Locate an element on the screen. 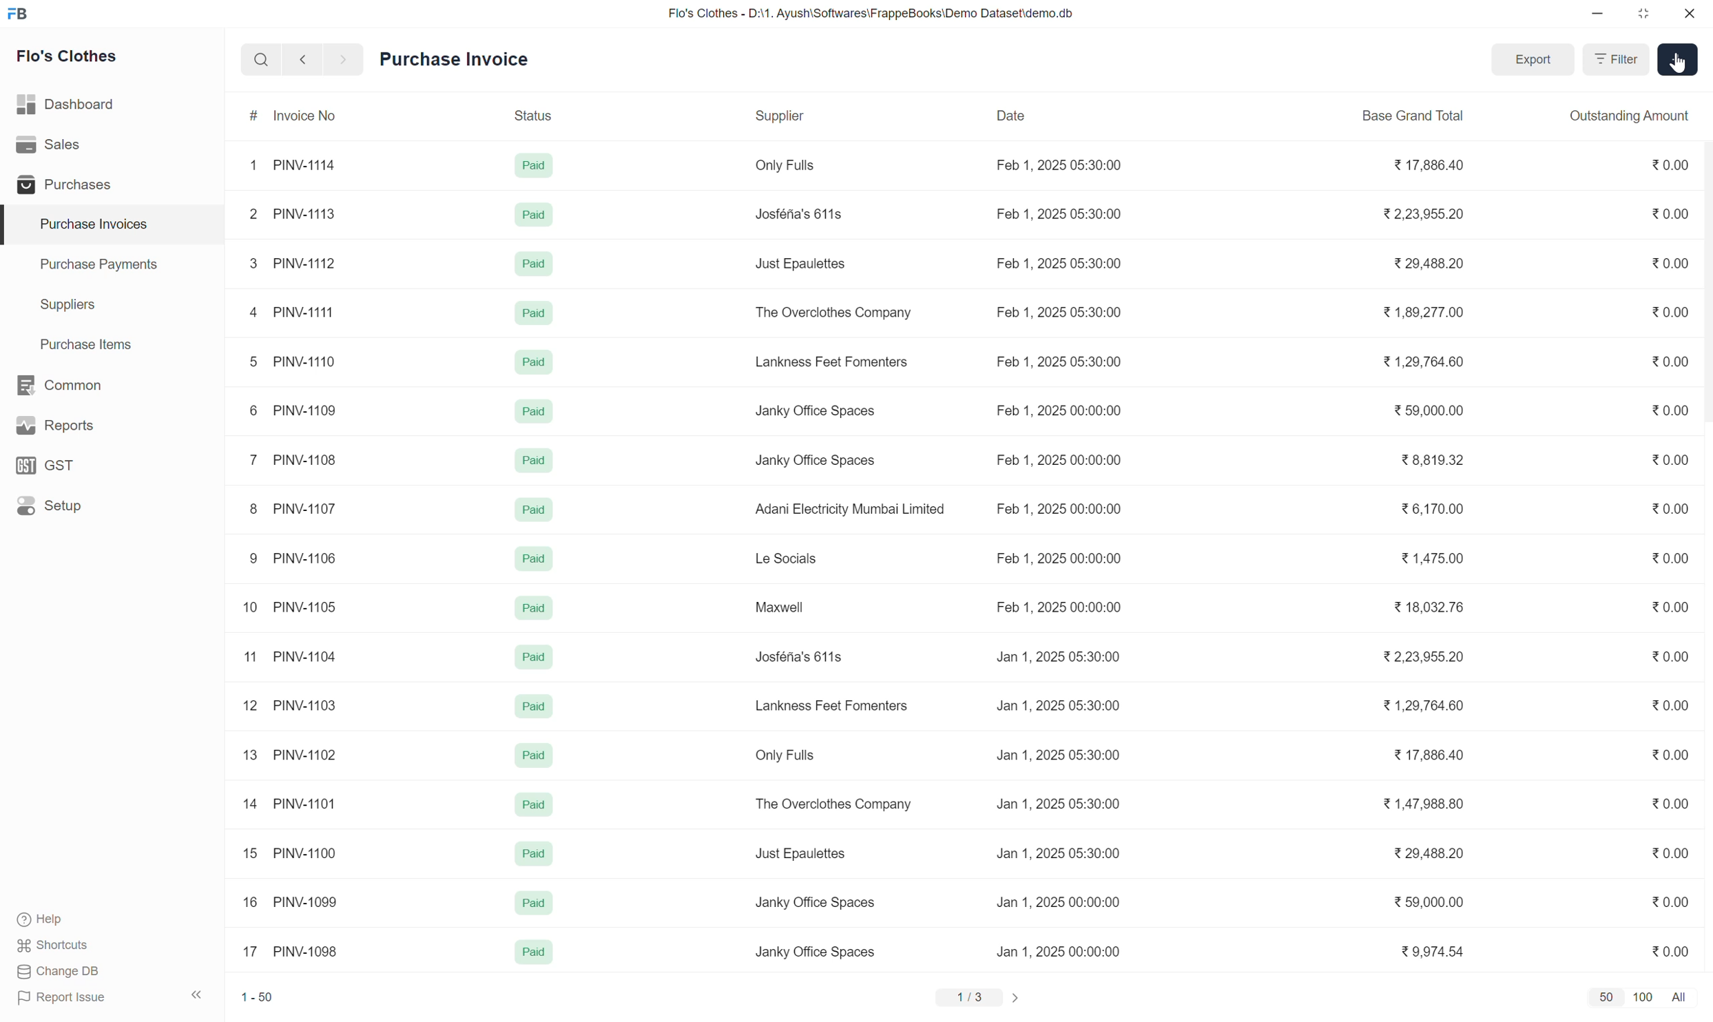 Image resolution: width=1713 pixels, height=1022 pixels. 0.00 is located at coordinates (1670, 558).